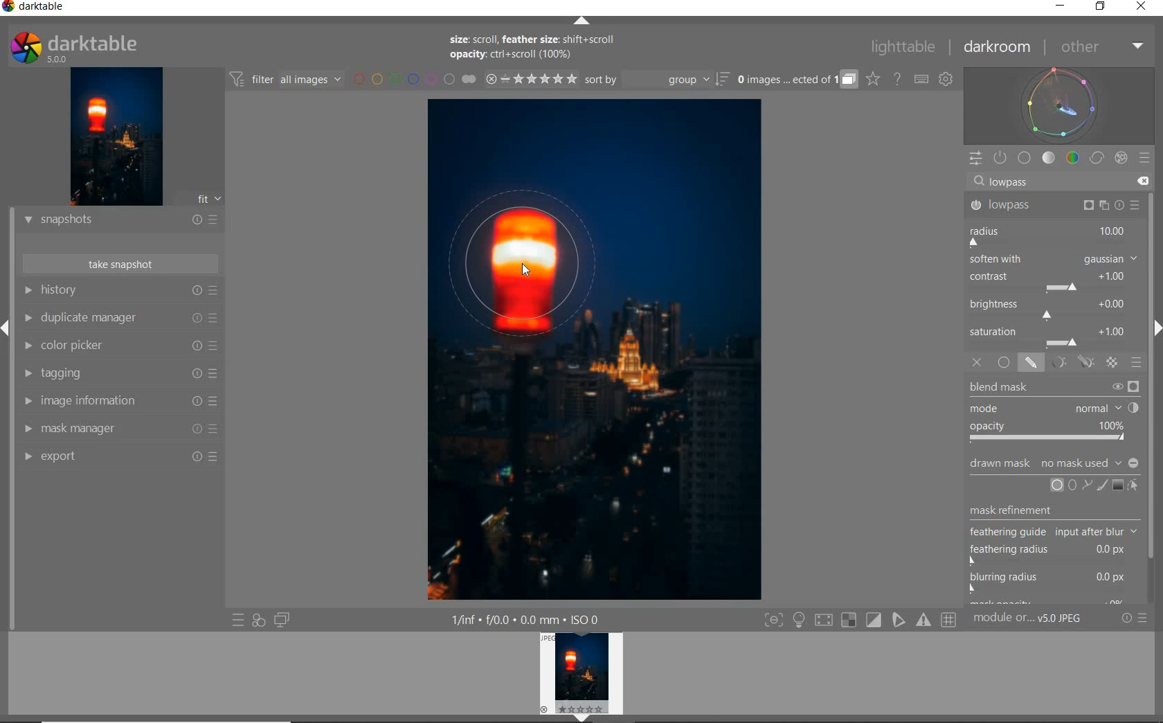 Image resolution: width=1163 pixels, height=723 pixels. I want to click on SOFTEN WITH, so click(1054, 260).